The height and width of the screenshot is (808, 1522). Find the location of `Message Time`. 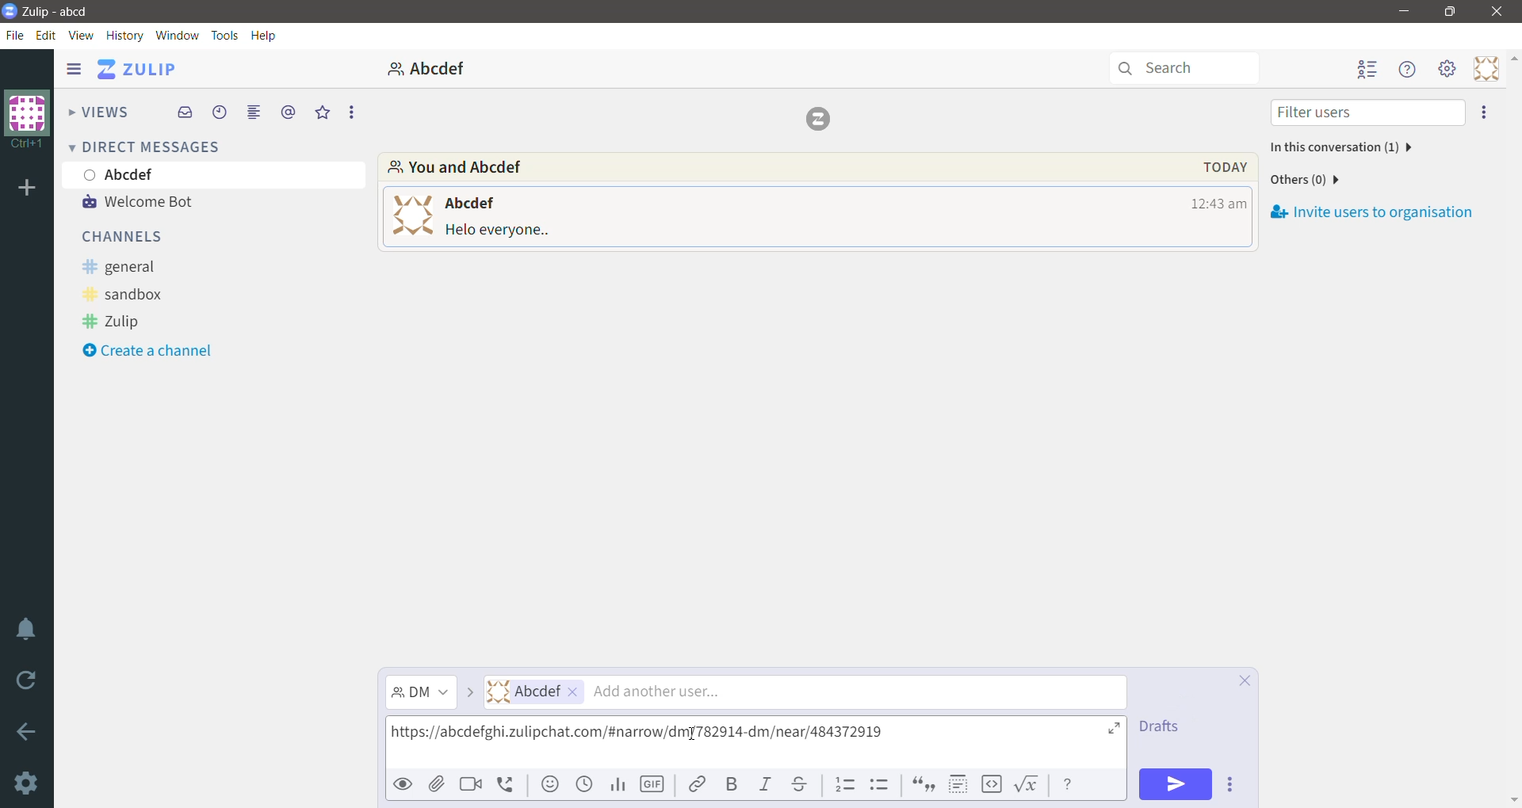

Message Time is located at coordinates (1218, 204).